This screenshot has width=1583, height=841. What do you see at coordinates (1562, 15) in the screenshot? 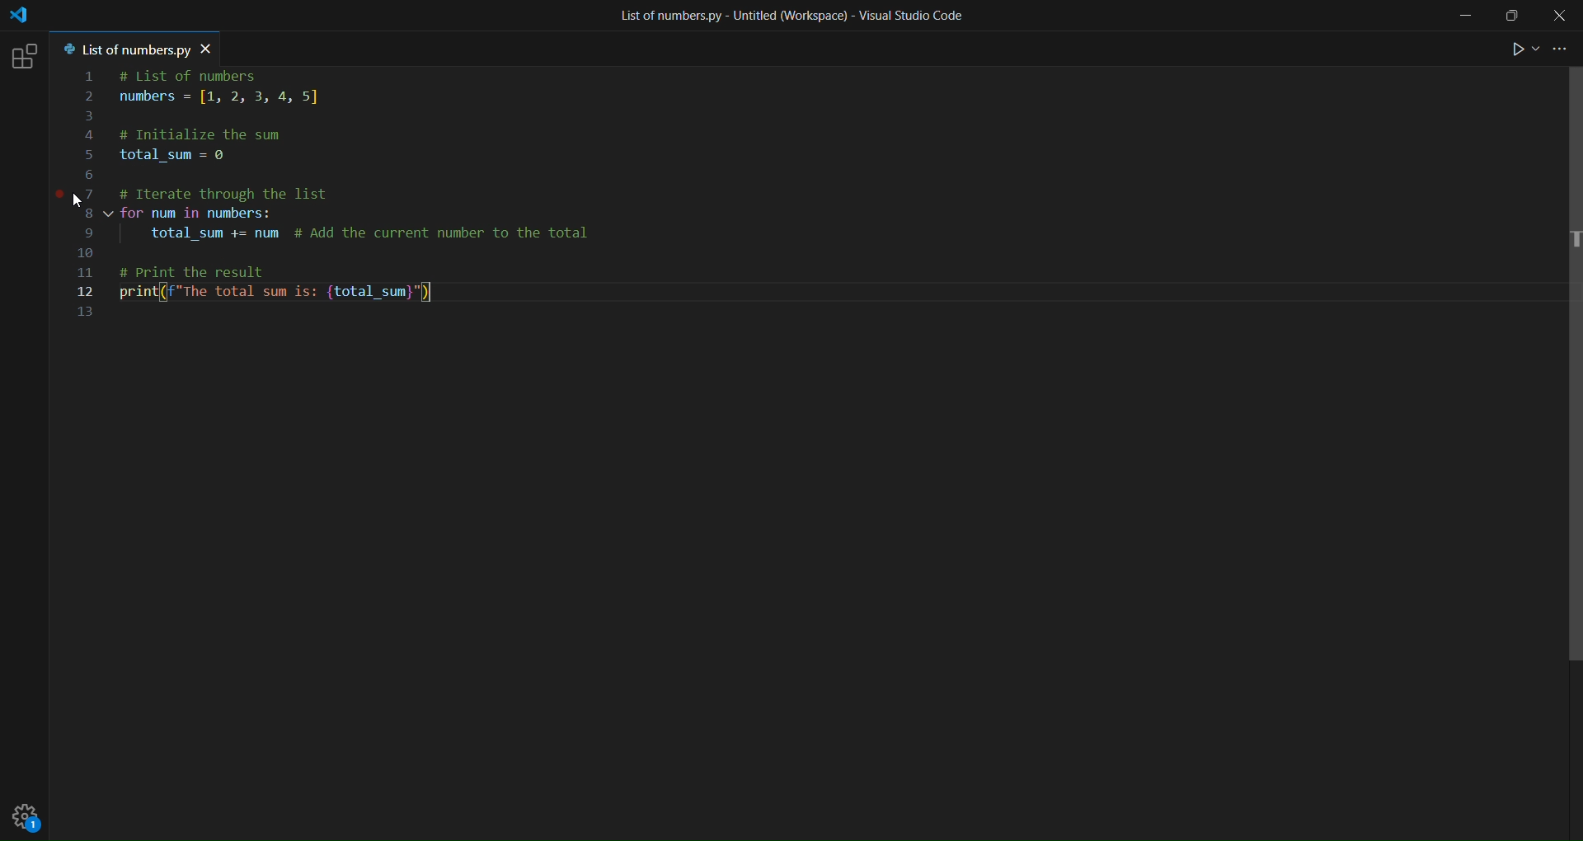
I see `close` at bounding box center [1562, 15].